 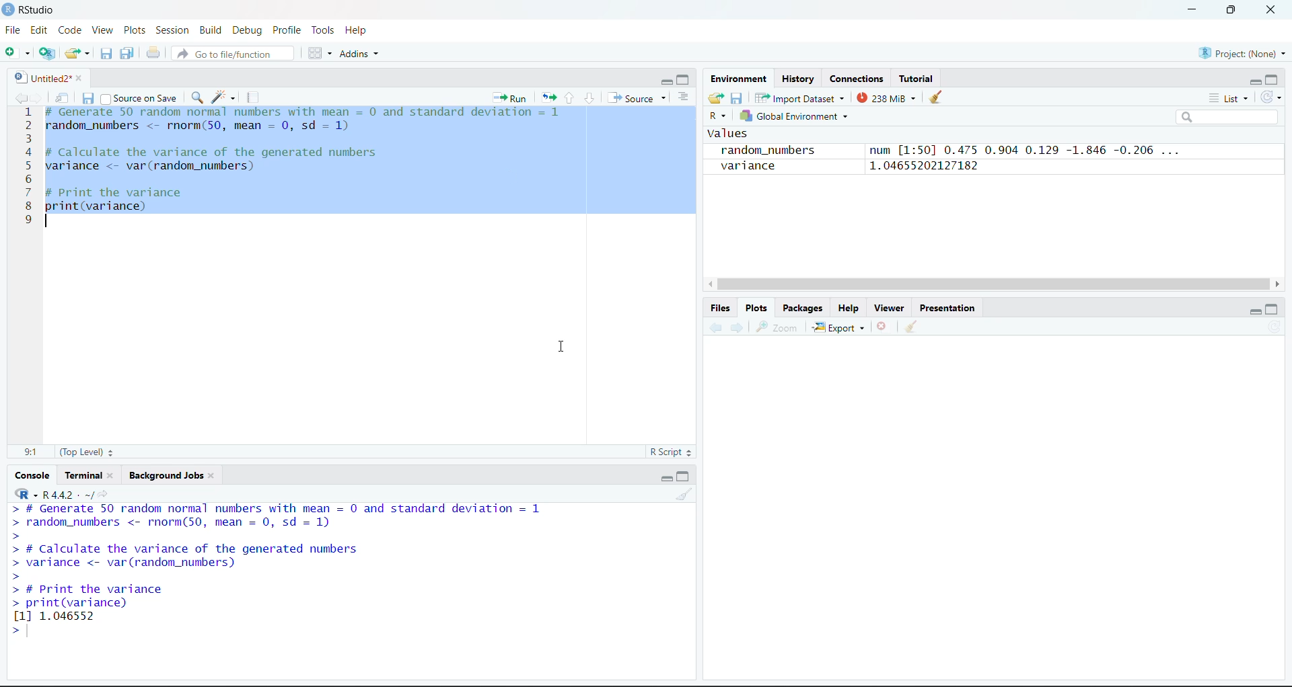 I want to click on # Generate 50 random normal numbers with mean = 0 and standard deviation = 1 random_numbers <- rnorm(50, mean = 0, sd = 1), so click(x=310, y=121).